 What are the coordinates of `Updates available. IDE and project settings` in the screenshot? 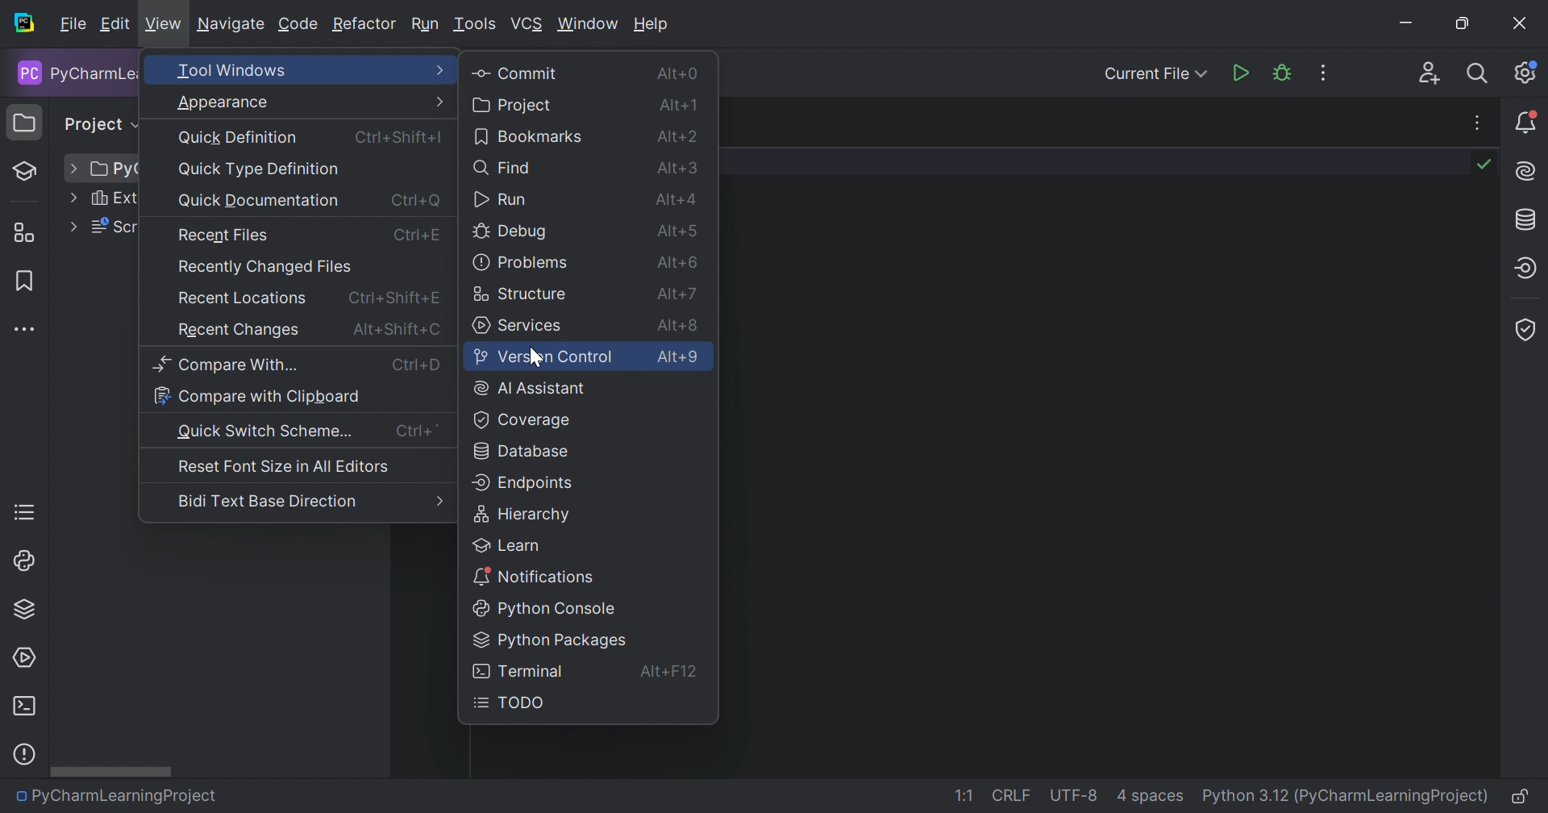 It's located at (1527, 72).